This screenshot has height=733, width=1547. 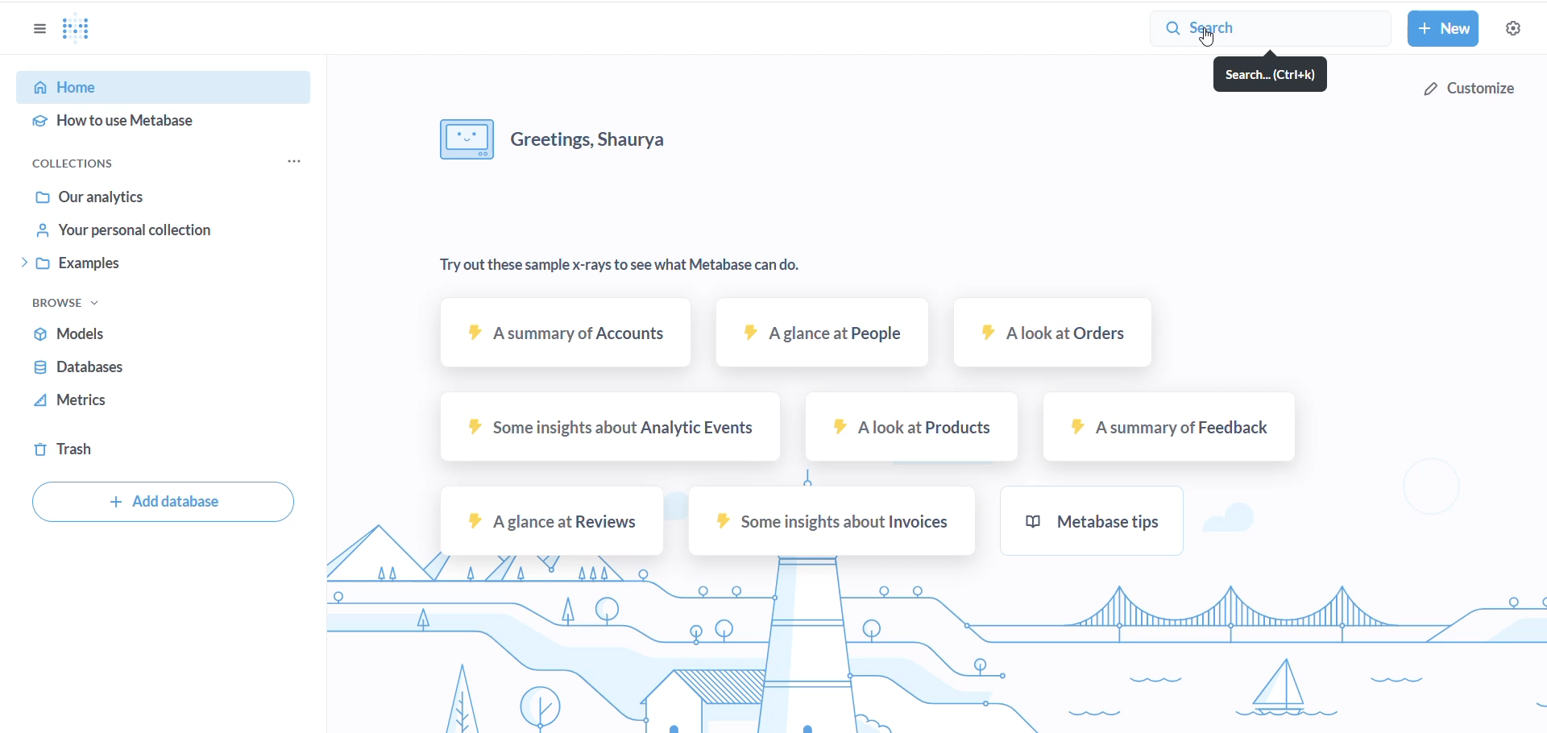 I want to click on examples, so click(x=160, y=264).